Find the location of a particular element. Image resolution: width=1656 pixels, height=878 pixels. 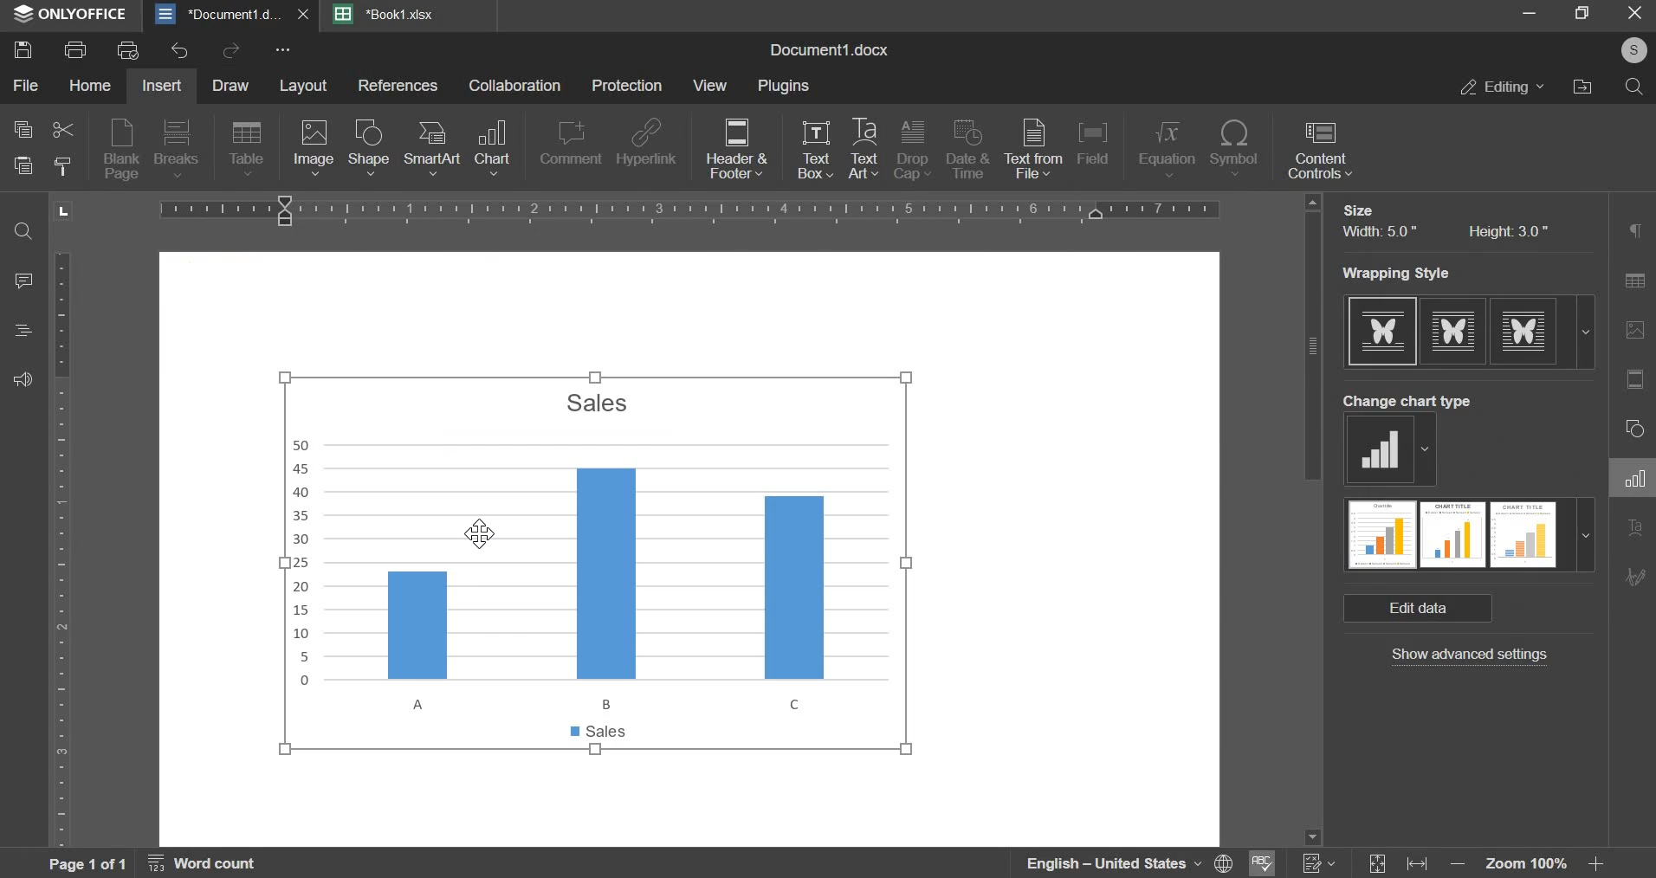

print is located at coordinates (75, 50).